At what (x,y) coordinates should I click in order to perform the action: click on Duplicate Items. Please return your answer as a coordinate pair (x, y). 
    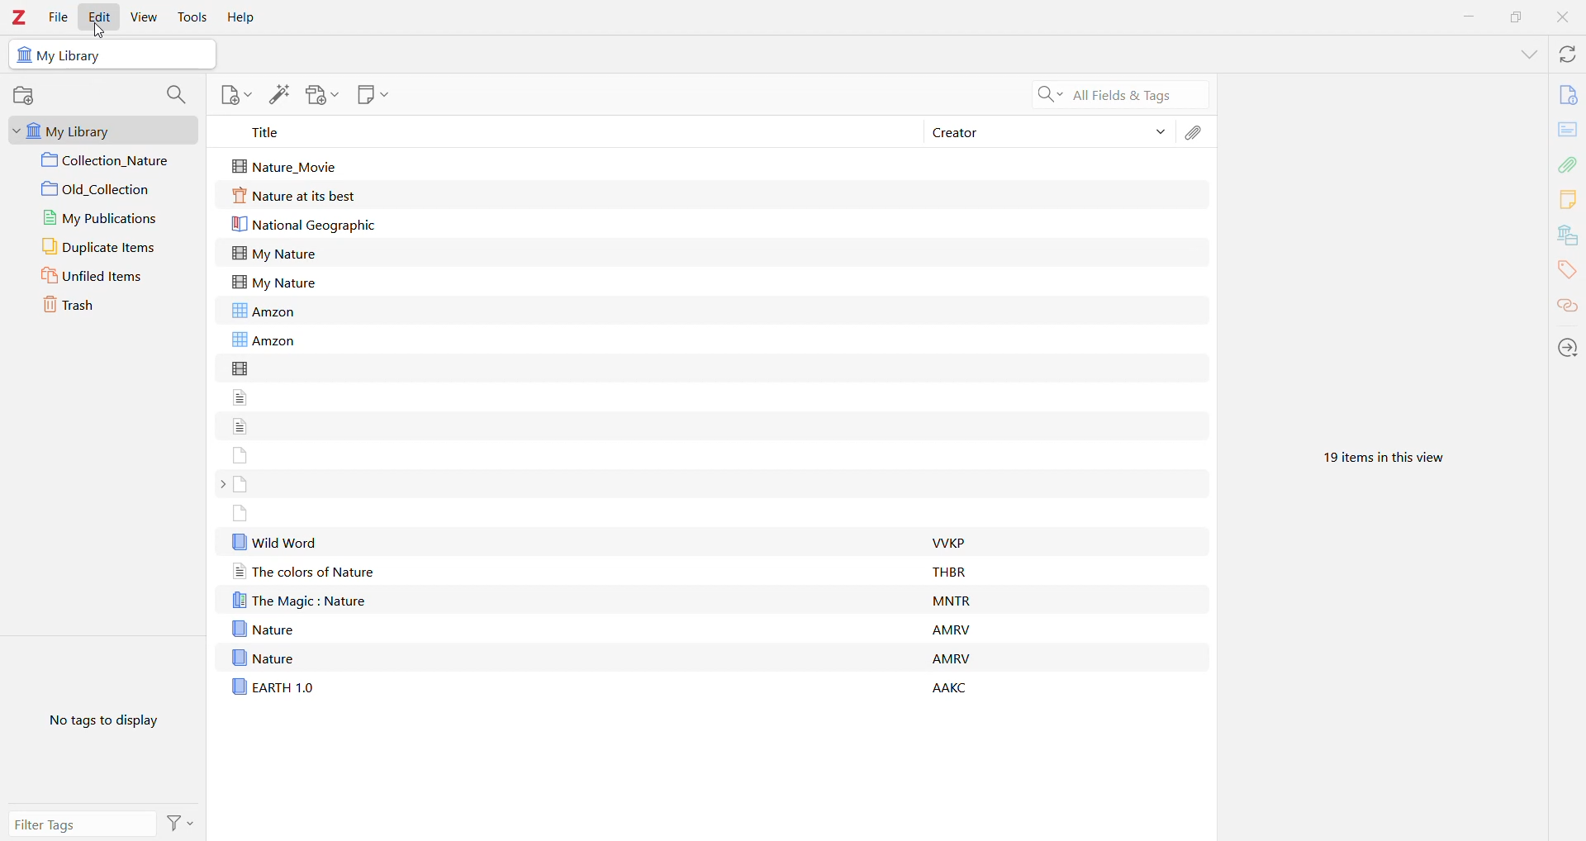
    Looking at the image, I should click on (109, 248).